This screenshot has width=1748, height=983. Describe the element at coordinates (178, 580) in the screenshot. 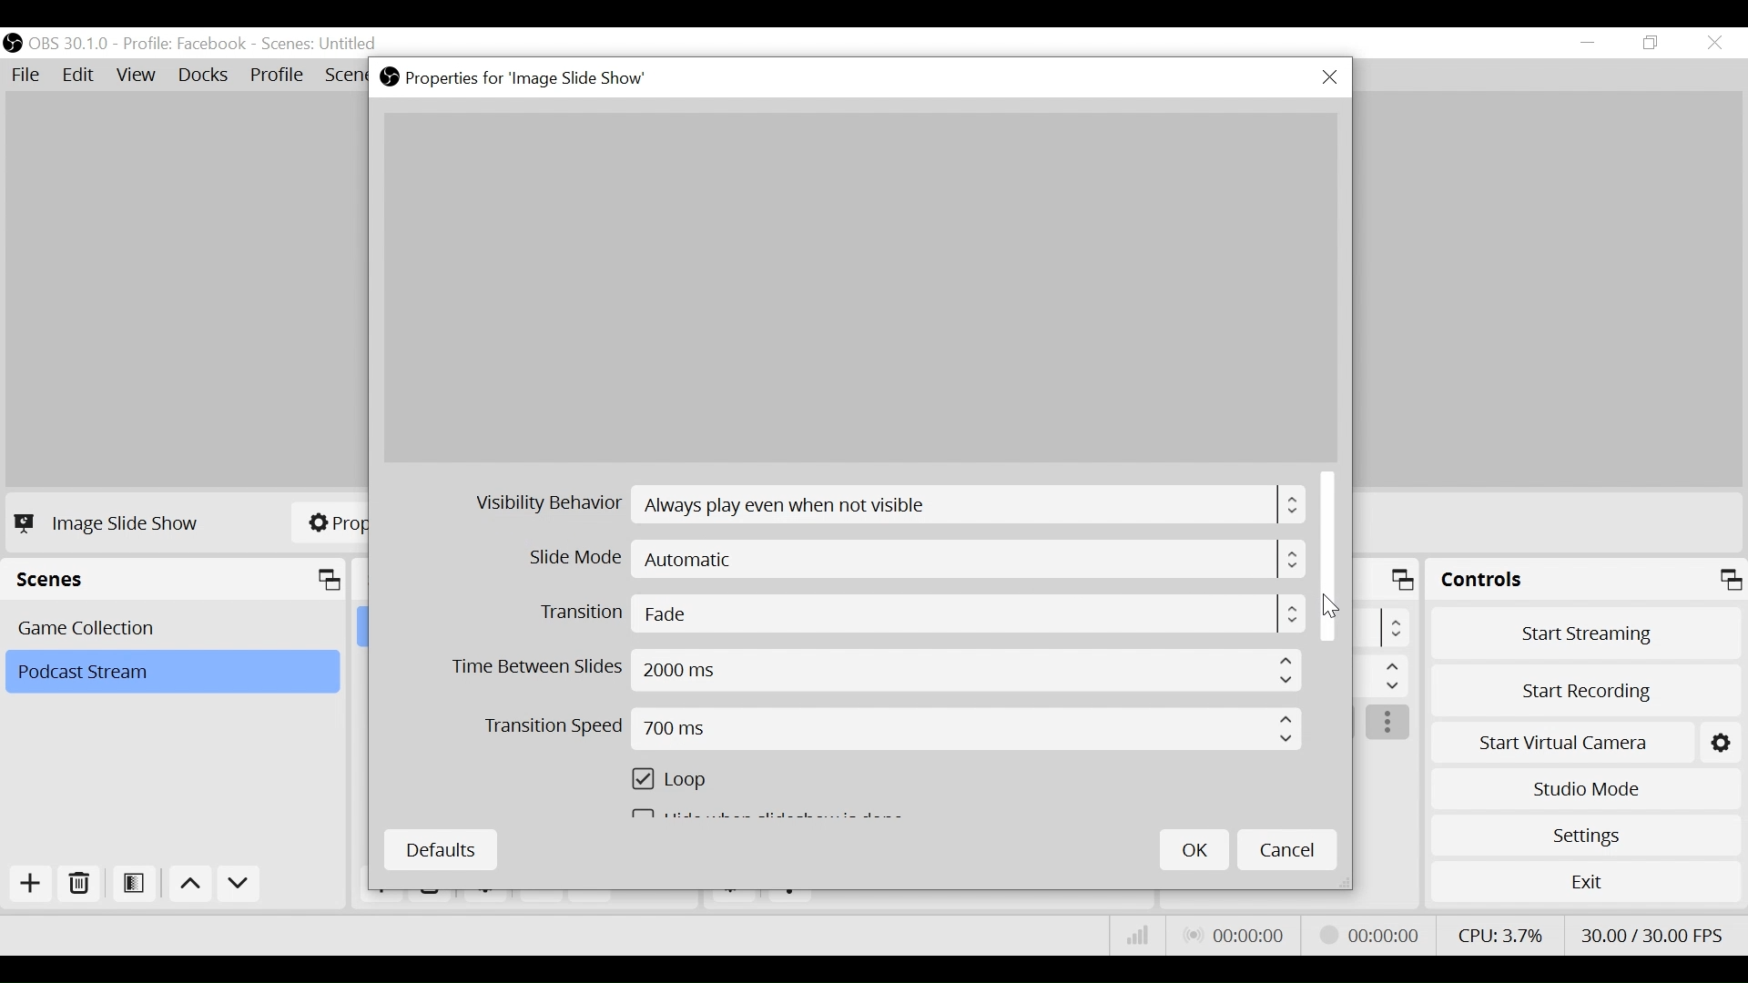

I see `Scenes` at that location.